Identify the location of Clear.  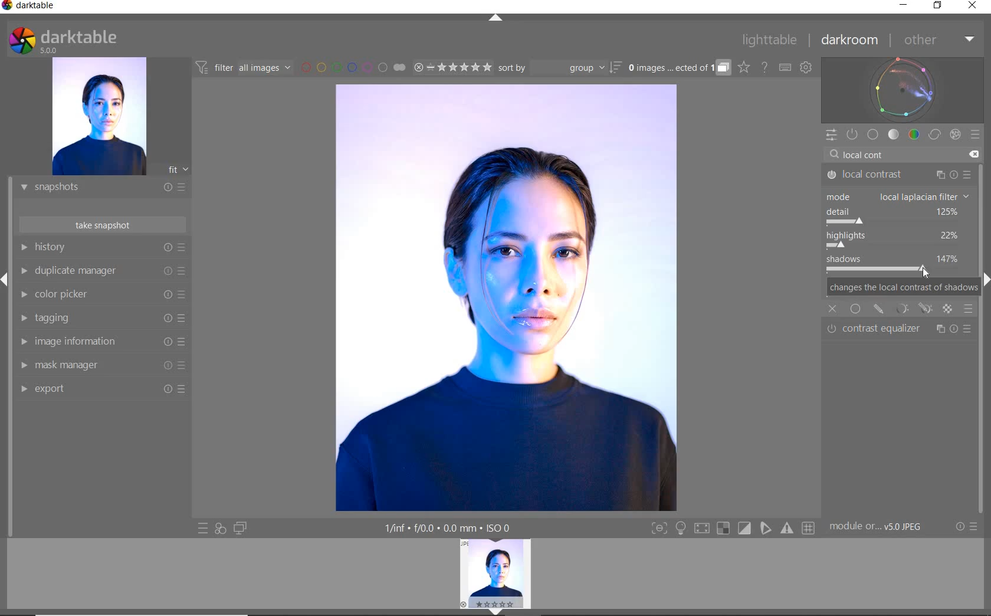
(973, 155).